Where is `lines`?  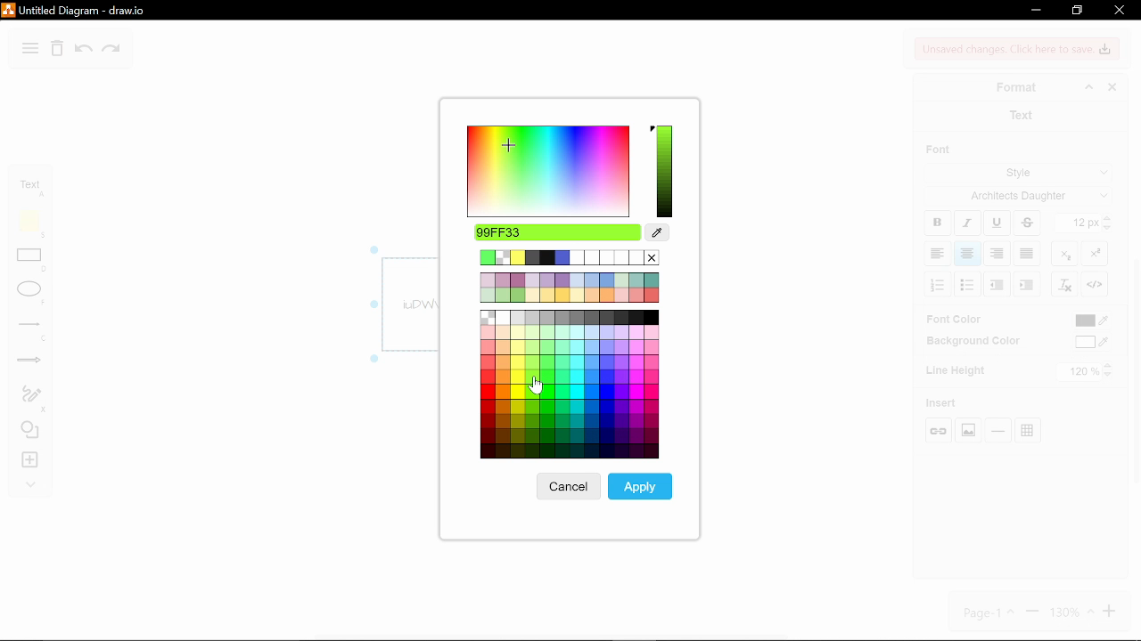 lines is located at coordinates (24, 328).